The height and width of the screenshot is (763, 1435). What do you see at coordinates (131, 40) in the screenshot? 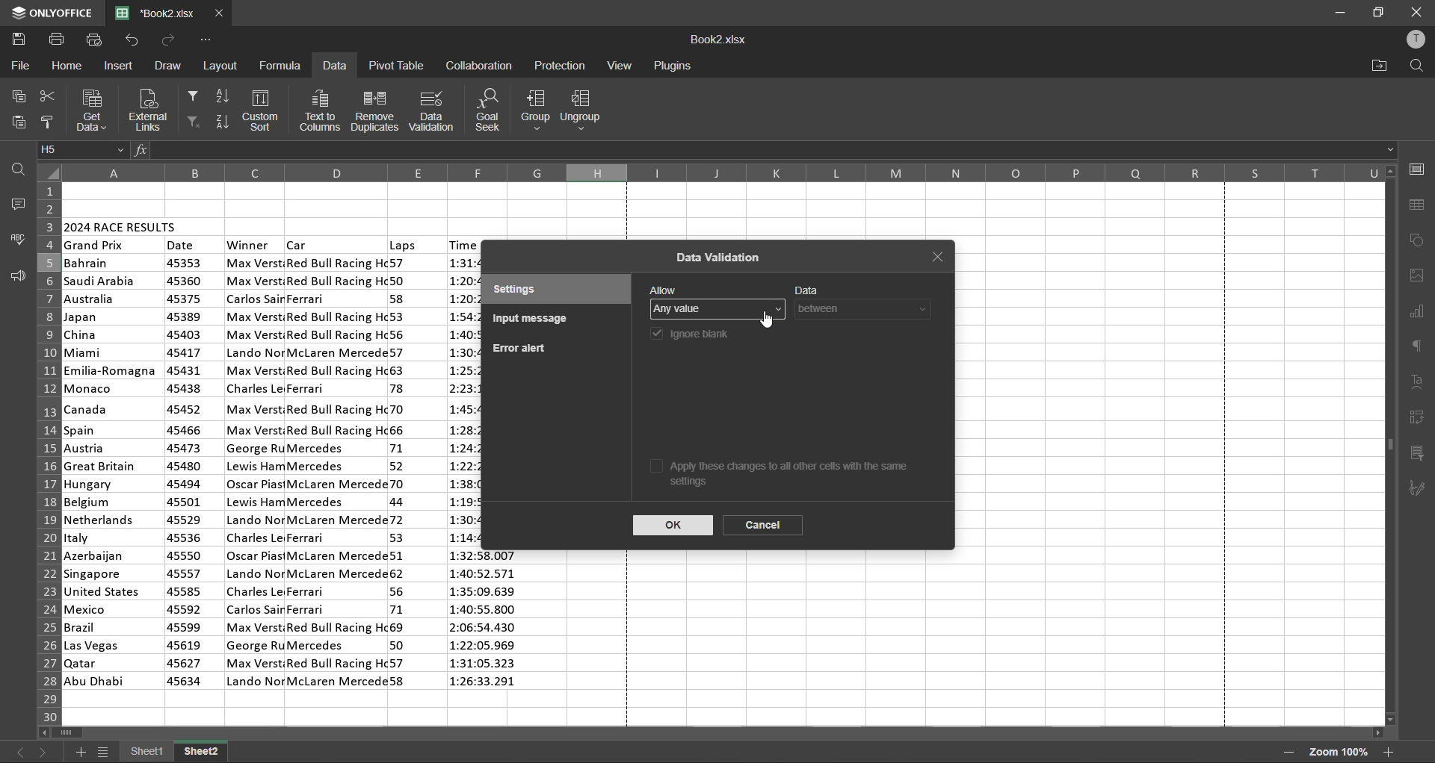
I see `undo` at bounding box center [131, 40].